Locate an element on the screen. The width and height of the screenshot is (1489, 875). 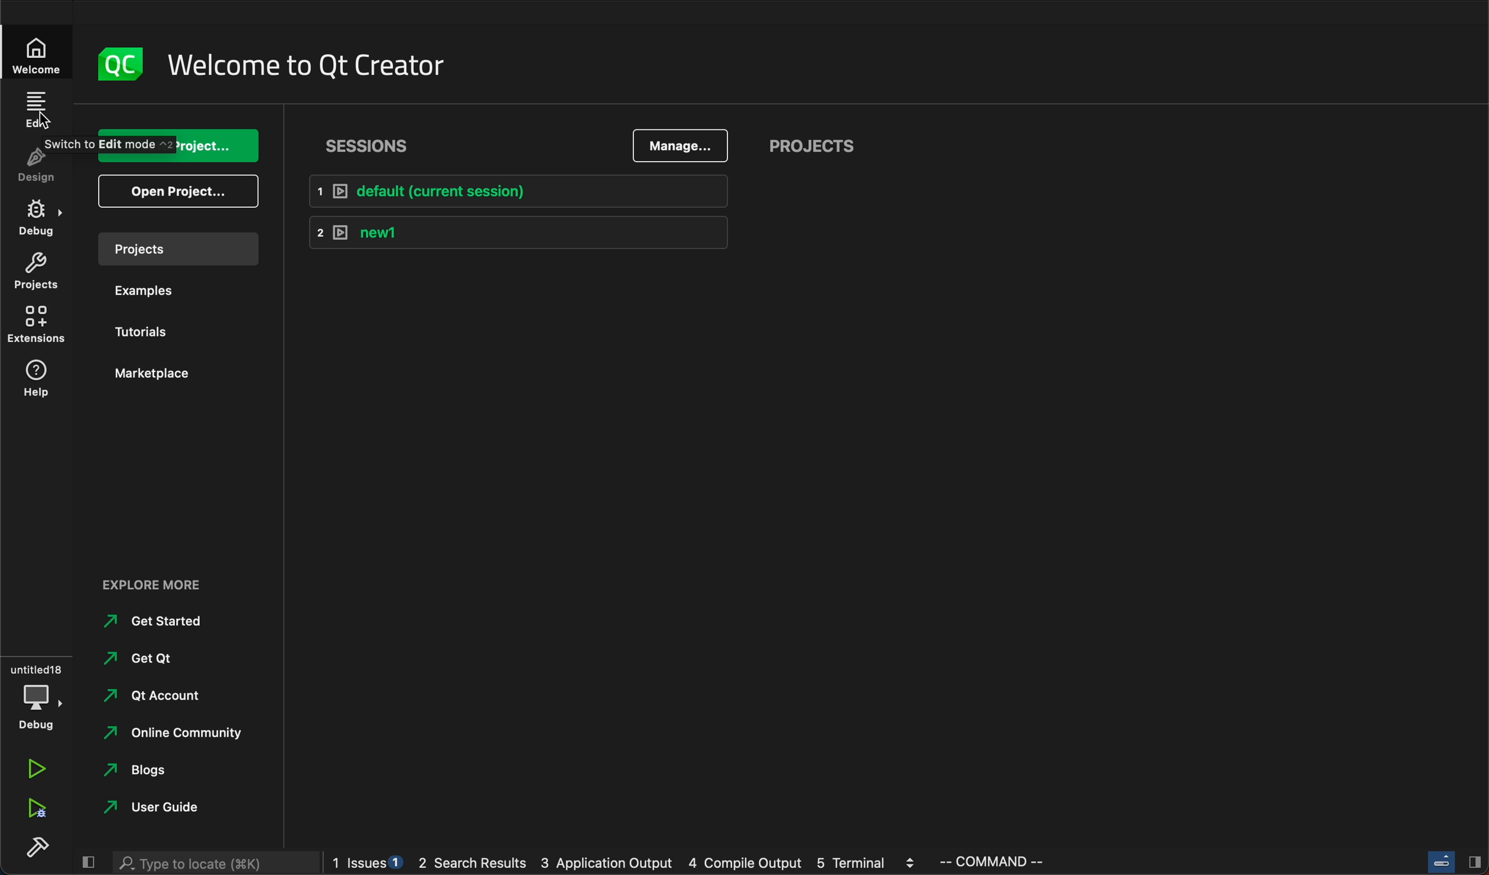
logo is located at coordinates (122, 64).